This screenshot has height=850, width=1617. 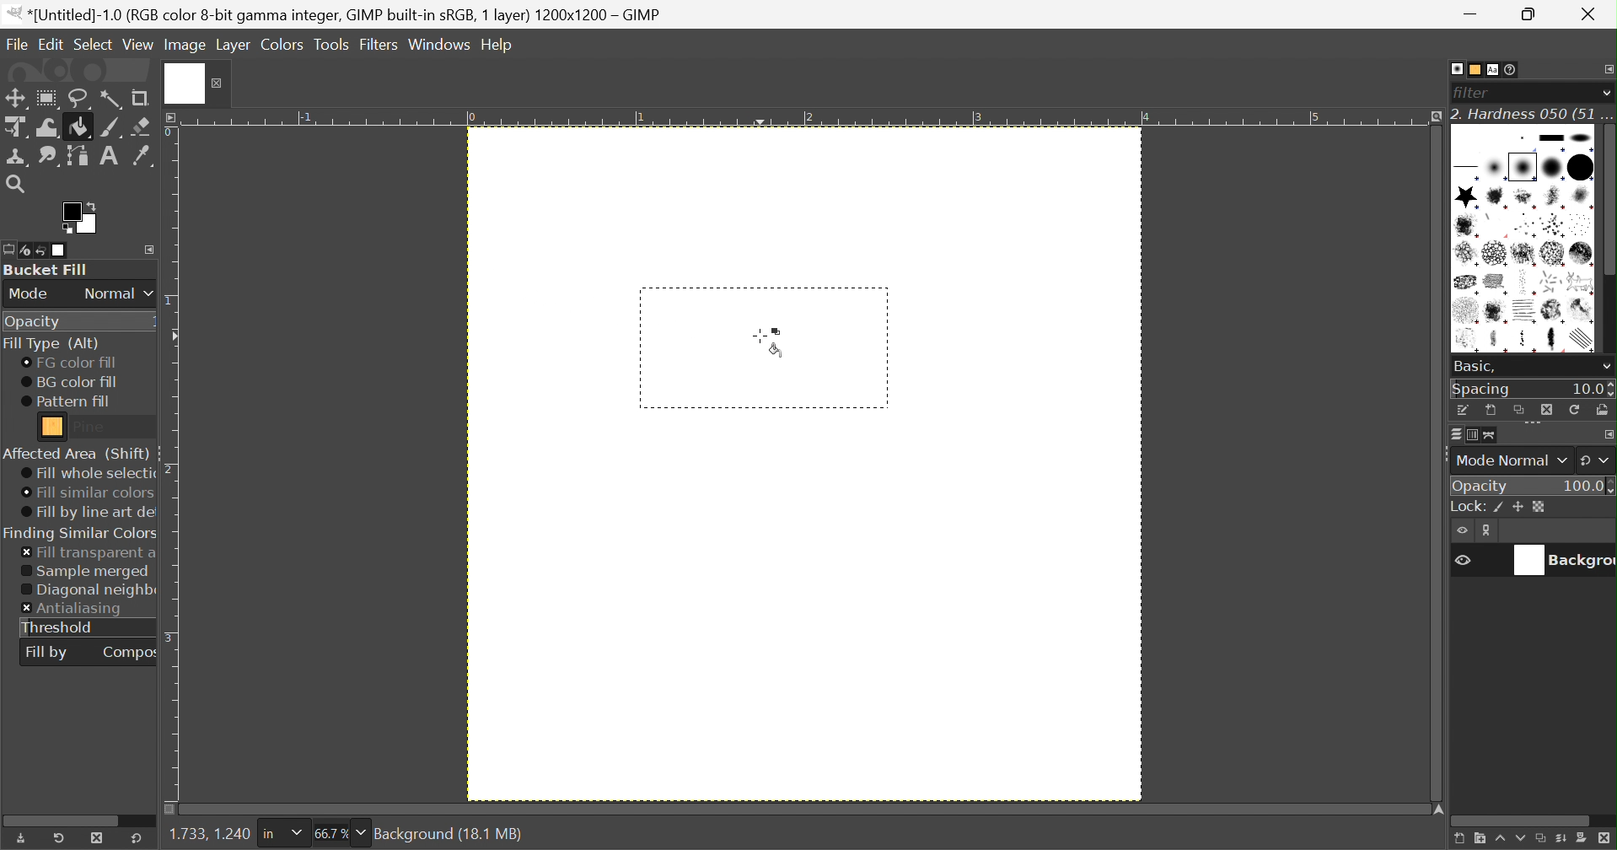 I want to click on Colors, so click(x=282, y=44).